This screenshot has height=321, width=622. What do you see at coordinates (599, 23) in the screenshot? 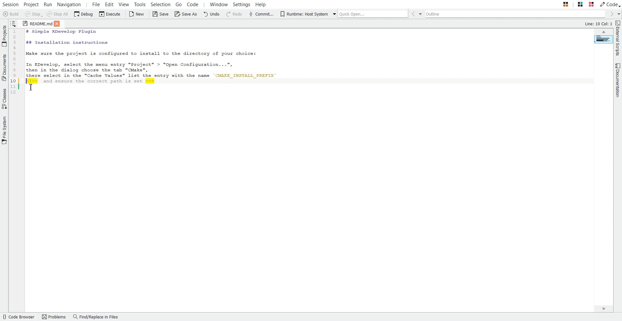
I see `Line: 10 Col: 2` at bounding box center [599, 23].